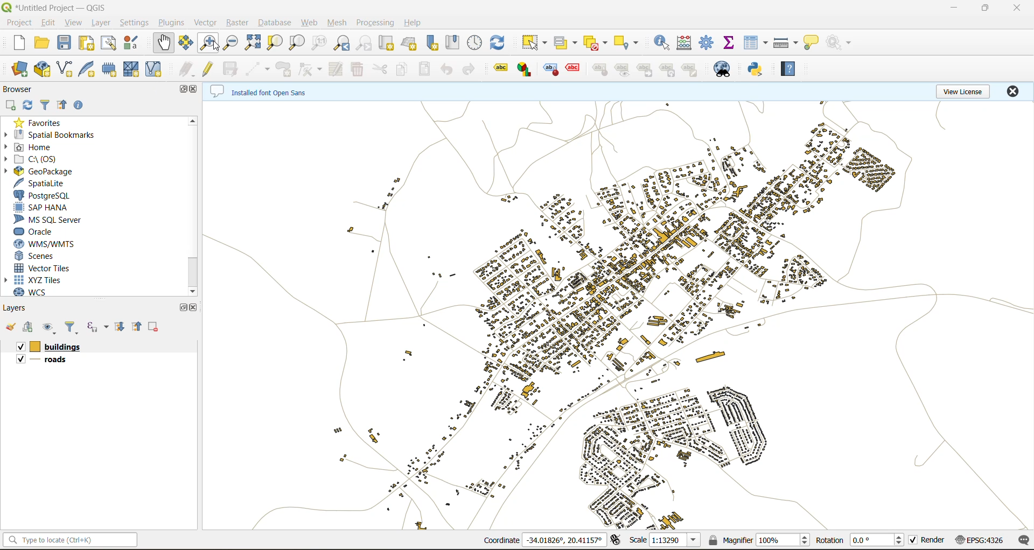 This screenshot has height=550, width=1034. Describe the element at coordinates (786, 41) in the screenshot. I see `measure line` at that location.